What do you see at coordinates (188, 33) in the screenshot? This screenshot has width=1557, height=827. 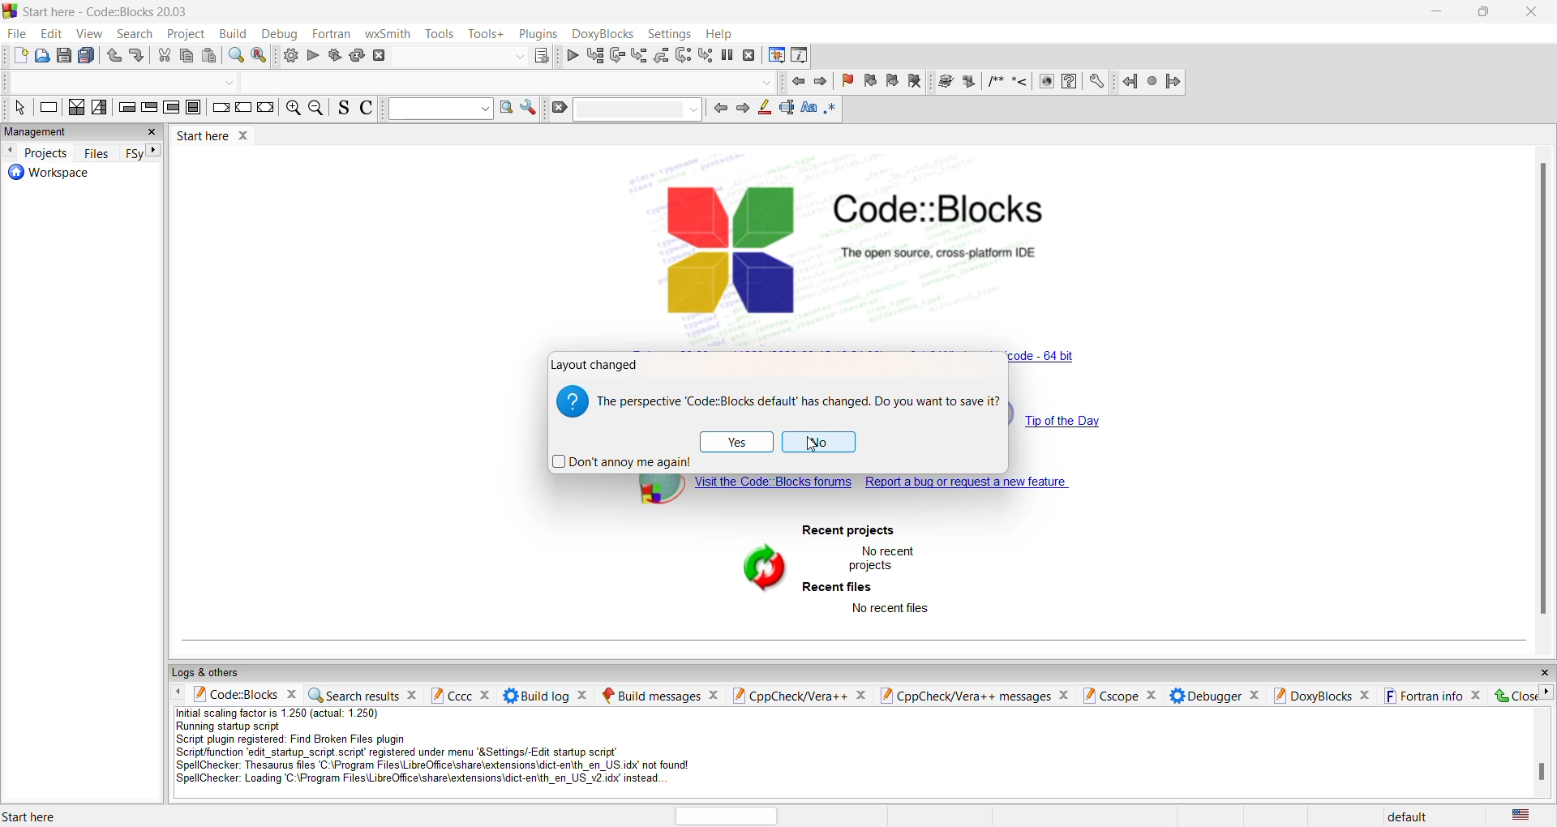 I see `project` at bounding box center [188, 33].